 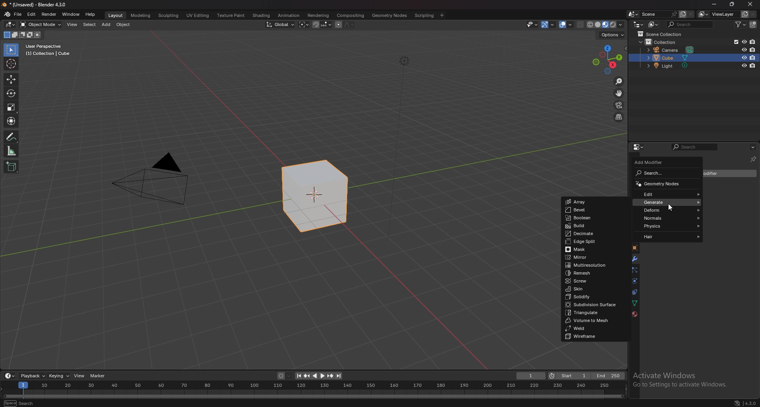 What do you see at coordinates (303, 24) in the screenshot?
I see `transform pivot point` at bounding box center [303, 24].